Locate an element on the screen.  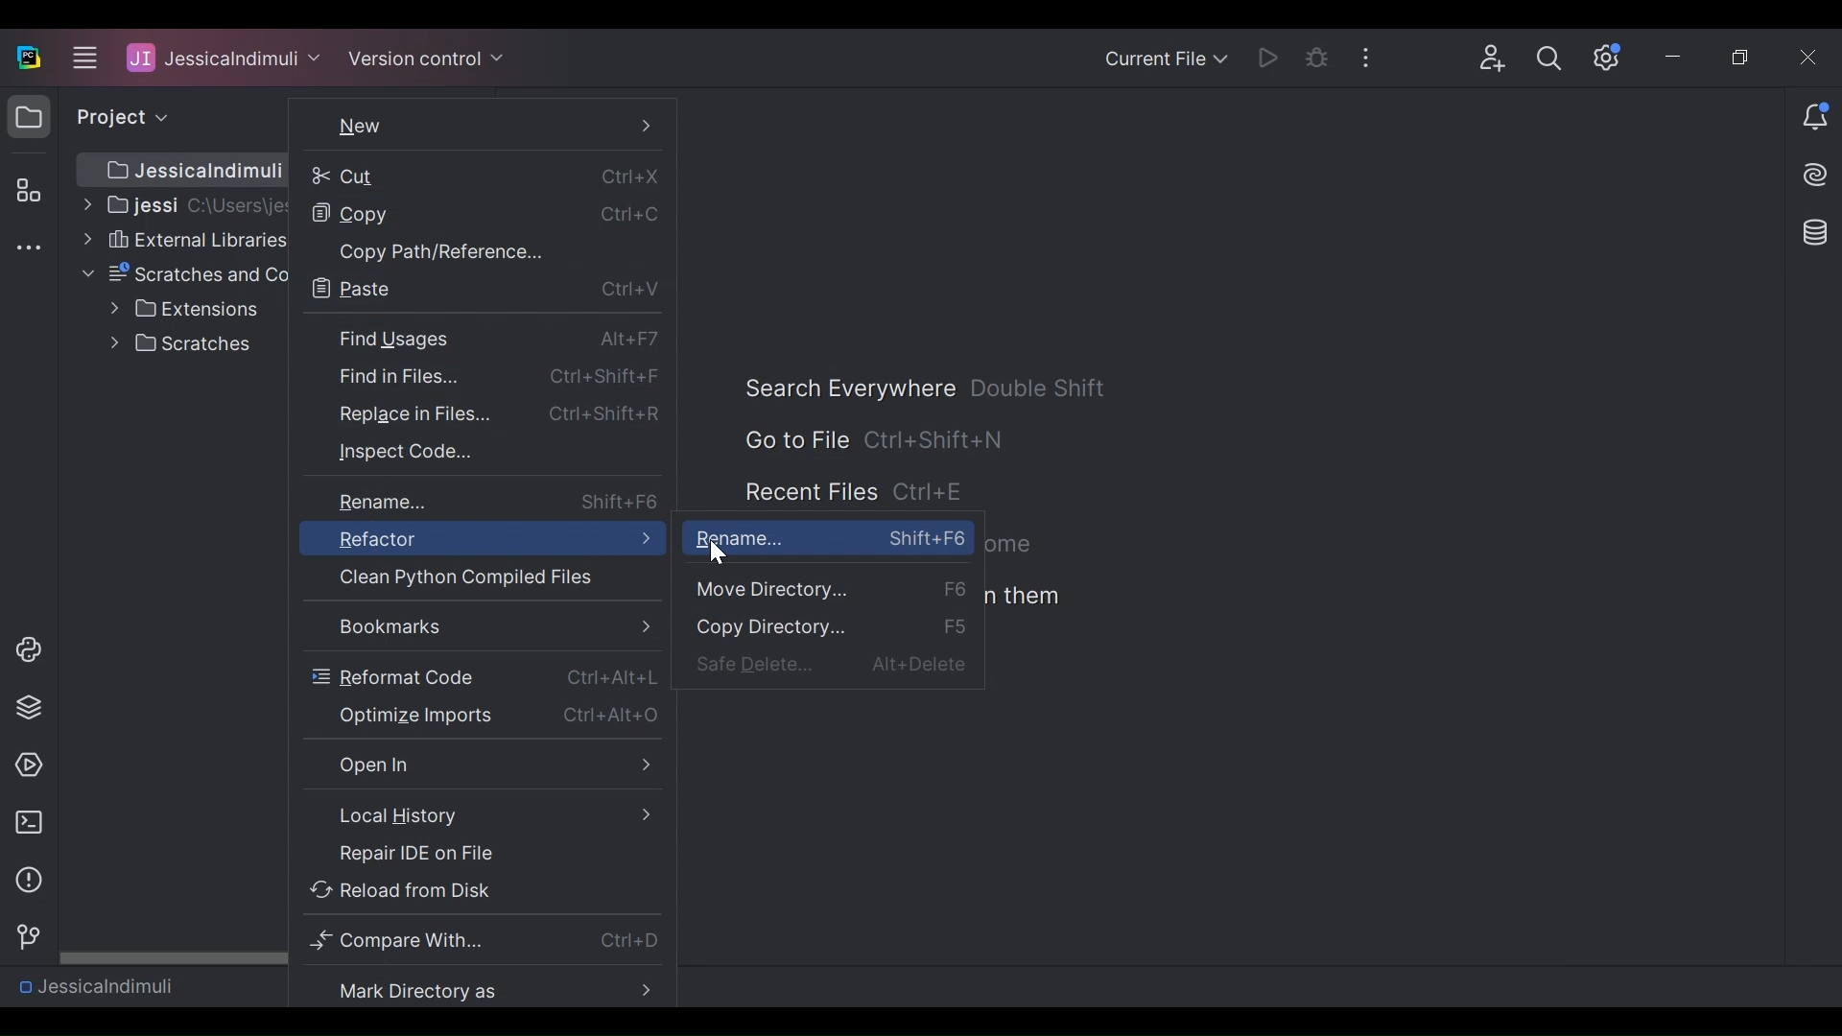
Run is located at coordinates (1271, 57).